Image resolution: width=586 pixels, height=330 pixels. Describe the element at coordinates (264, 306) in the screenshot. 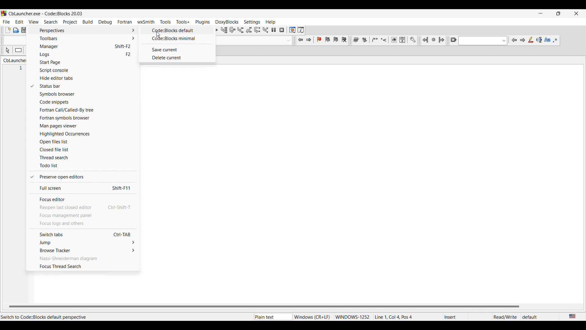

I see `Horizontal slide bar` at that location.